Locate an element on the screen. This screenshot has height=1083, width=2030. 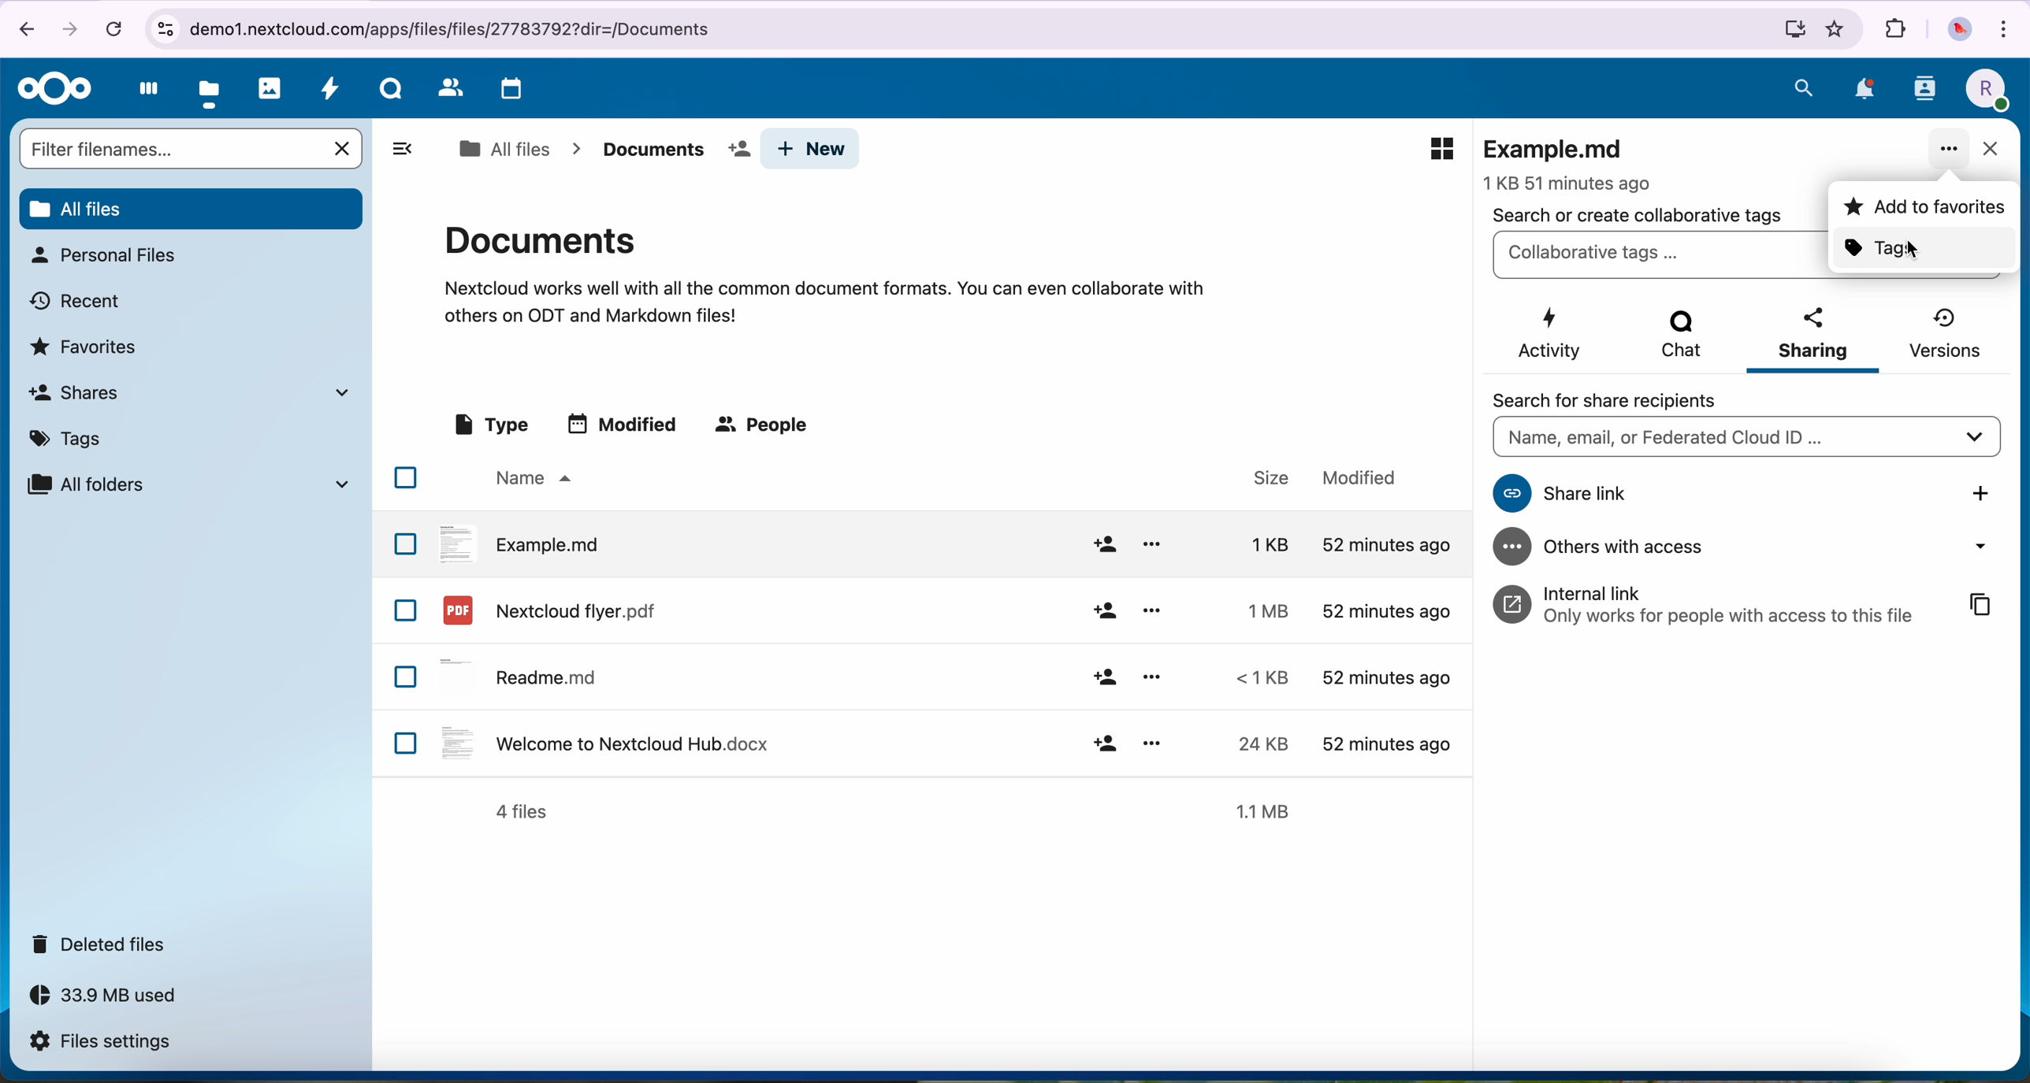
navigate back is located at coordinates (20, 28).